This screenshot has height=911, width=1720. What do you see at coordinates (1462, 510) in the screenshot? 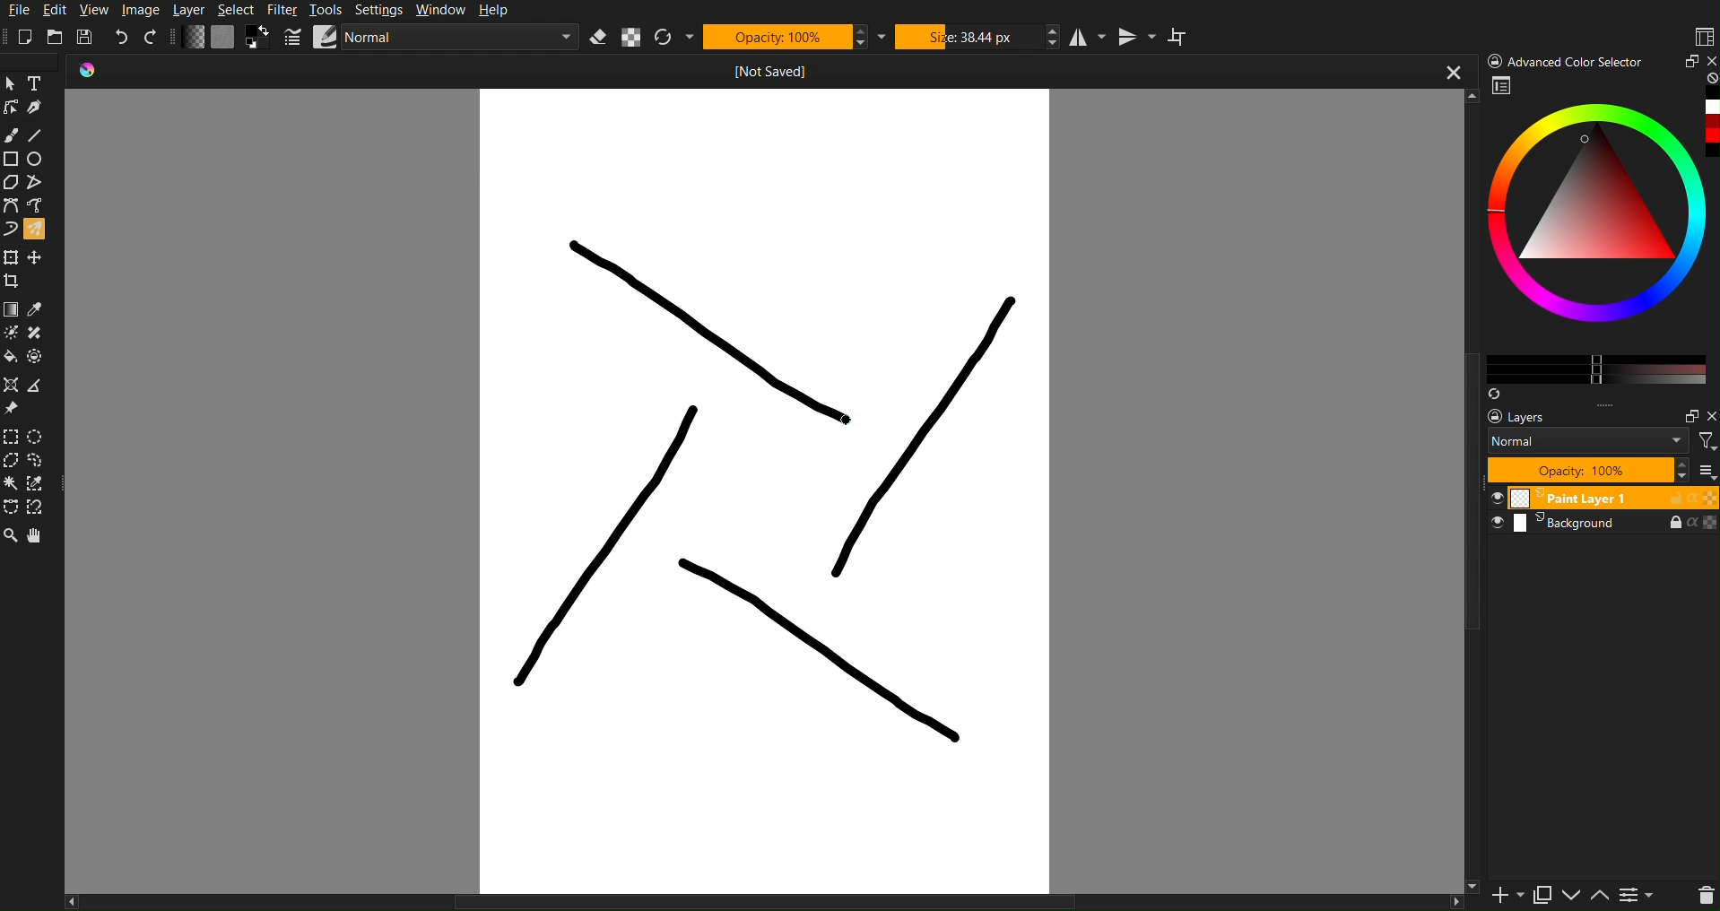
I see `Vertical Scrol bar` at bounding box center [1462, 510].